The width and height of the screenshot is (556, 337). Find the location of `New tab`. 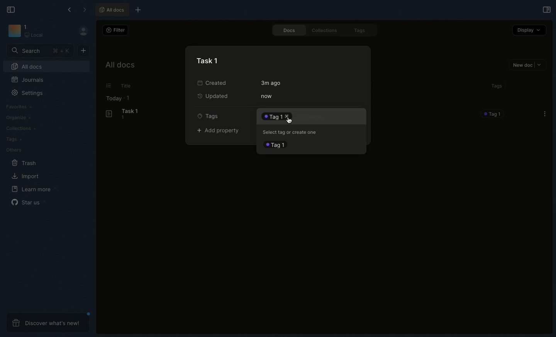

New tab is located at coordinates (139, 10).